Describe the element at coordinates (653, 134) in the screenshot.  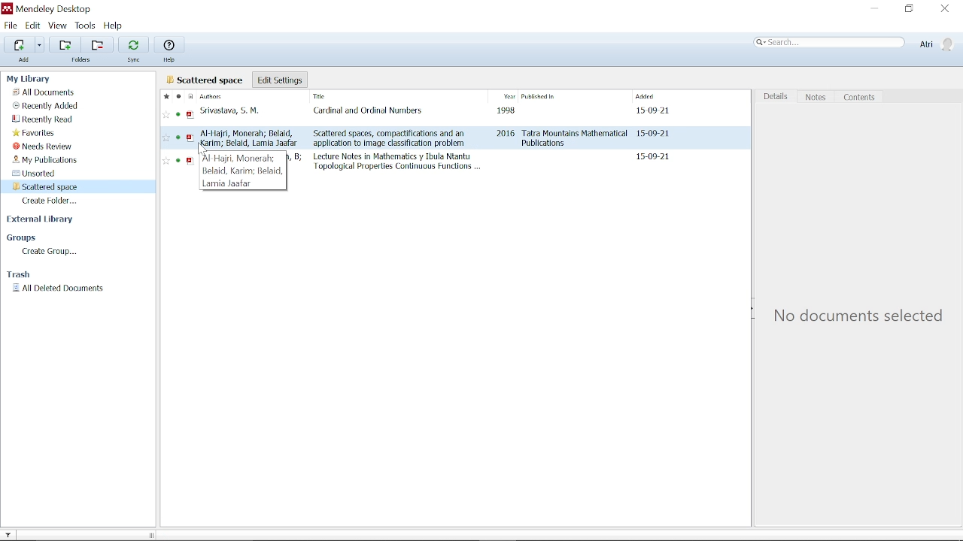
I see `date` at that location.